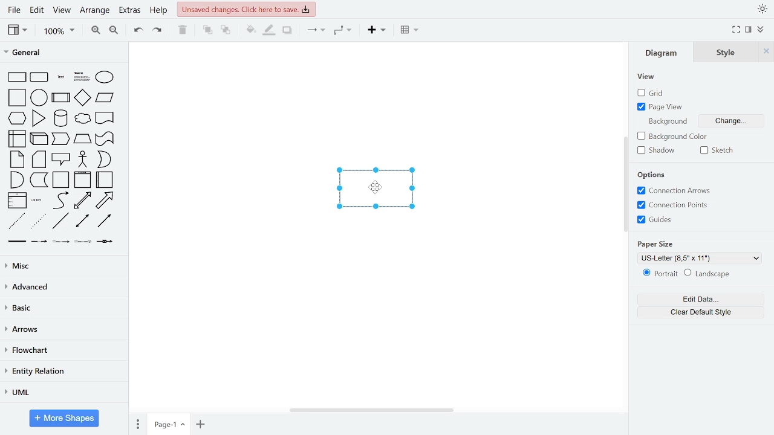 The width and height of the screenshot is (774, 435). Describe the element at coordinates (38, 200) in the screenshot. I see `general shapes` at that location.